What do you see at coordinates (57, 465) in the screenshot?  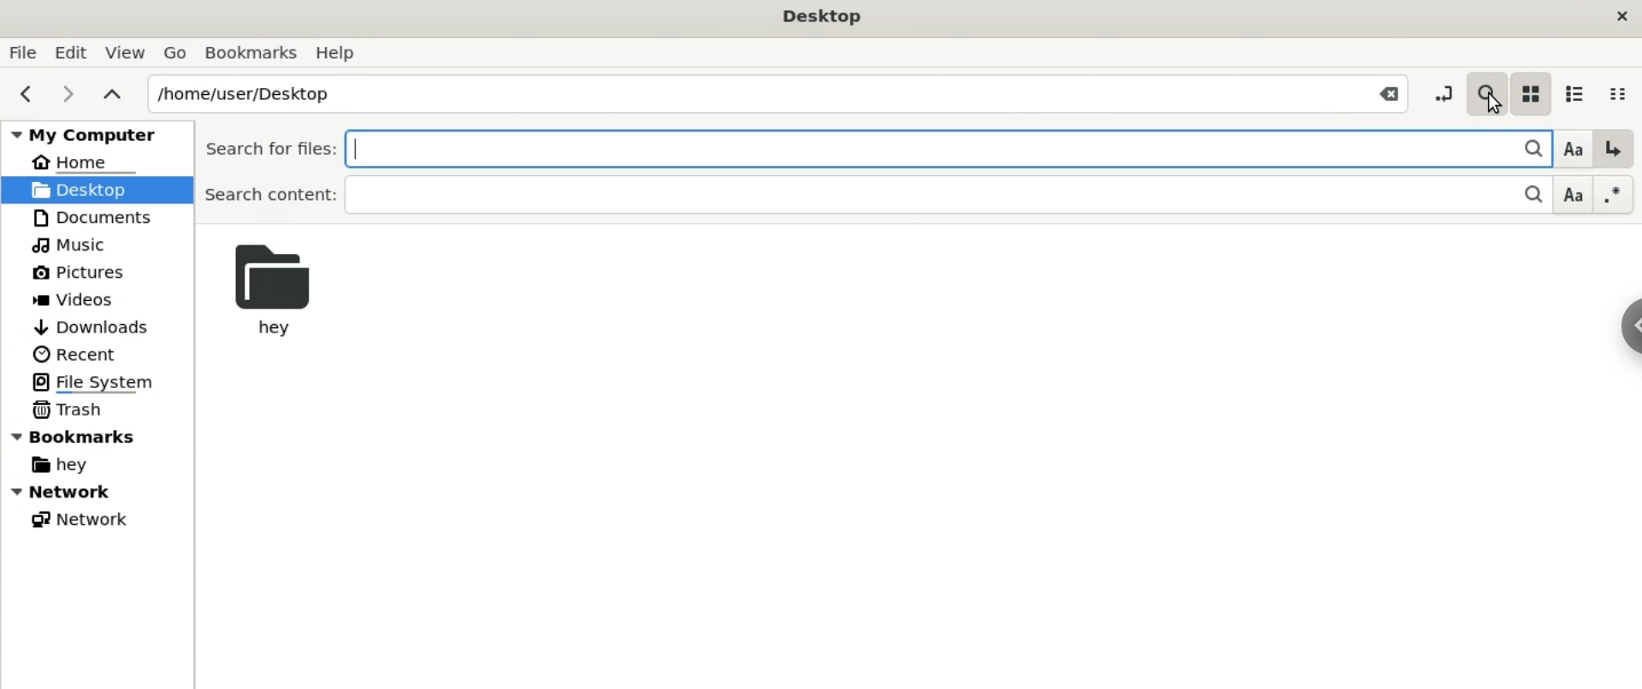 I see `hey` at bounding box center [57, 465].